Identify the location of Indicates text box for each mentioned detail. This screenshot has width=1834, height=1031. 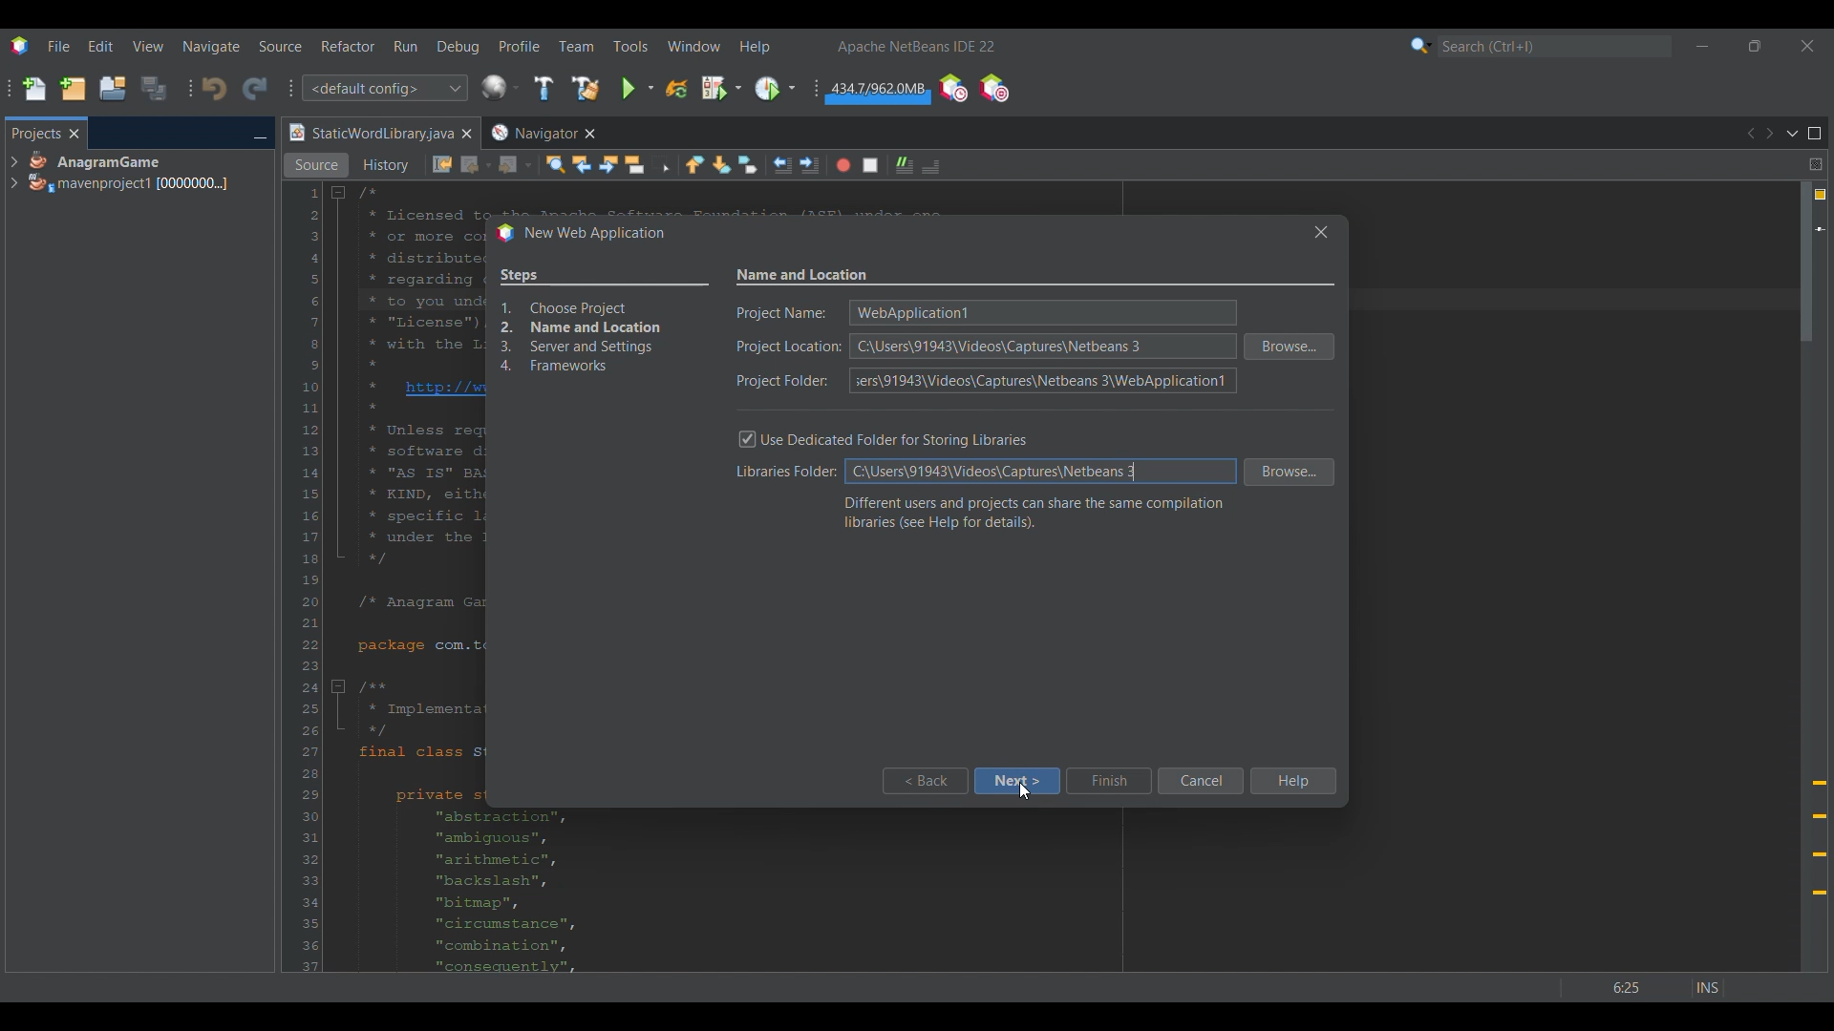
(788, 347).